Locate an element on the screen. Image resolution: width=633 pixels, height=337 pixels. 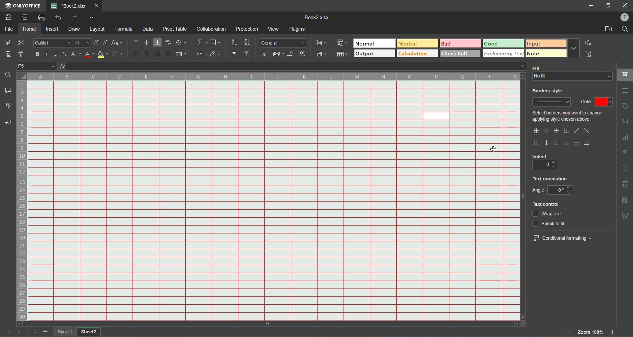
text control is located at coordinates (545, 204).